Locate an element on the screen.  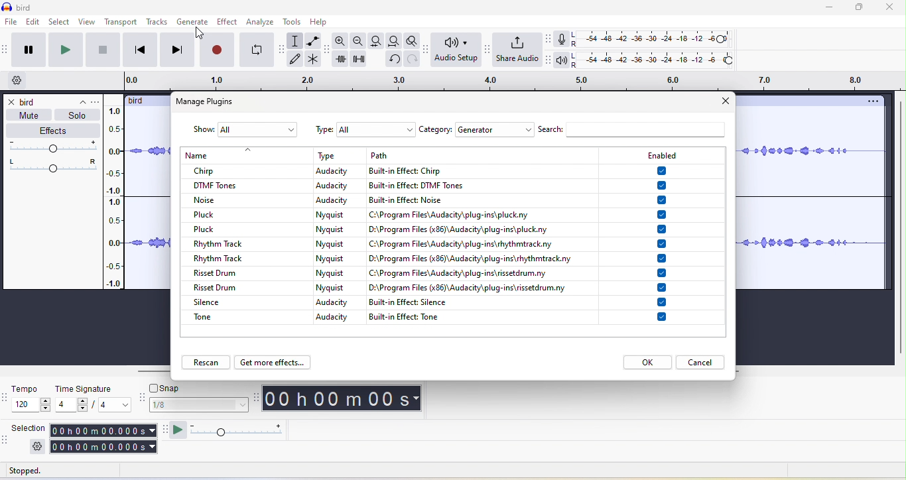
type is located at coordinates (337, 154).